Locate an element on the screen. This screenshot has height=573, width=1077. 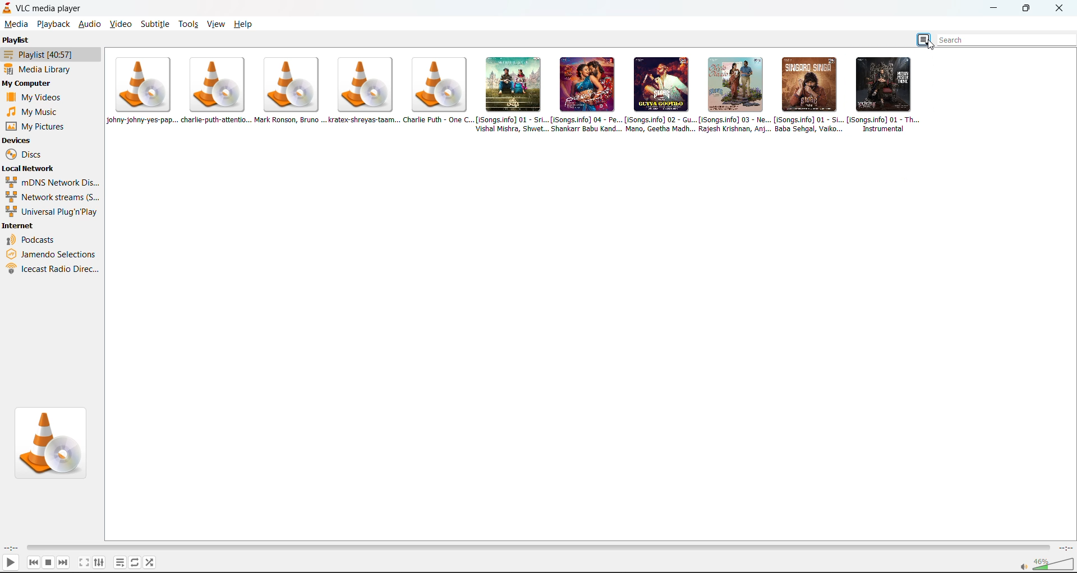
icecast is located at coordinates (53, 269).